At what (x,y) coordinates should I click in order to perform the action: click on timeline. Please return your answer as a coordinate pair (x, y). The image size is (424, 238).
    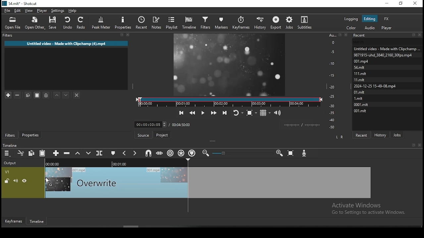
    Looking at the image, I should click on (9, 145).